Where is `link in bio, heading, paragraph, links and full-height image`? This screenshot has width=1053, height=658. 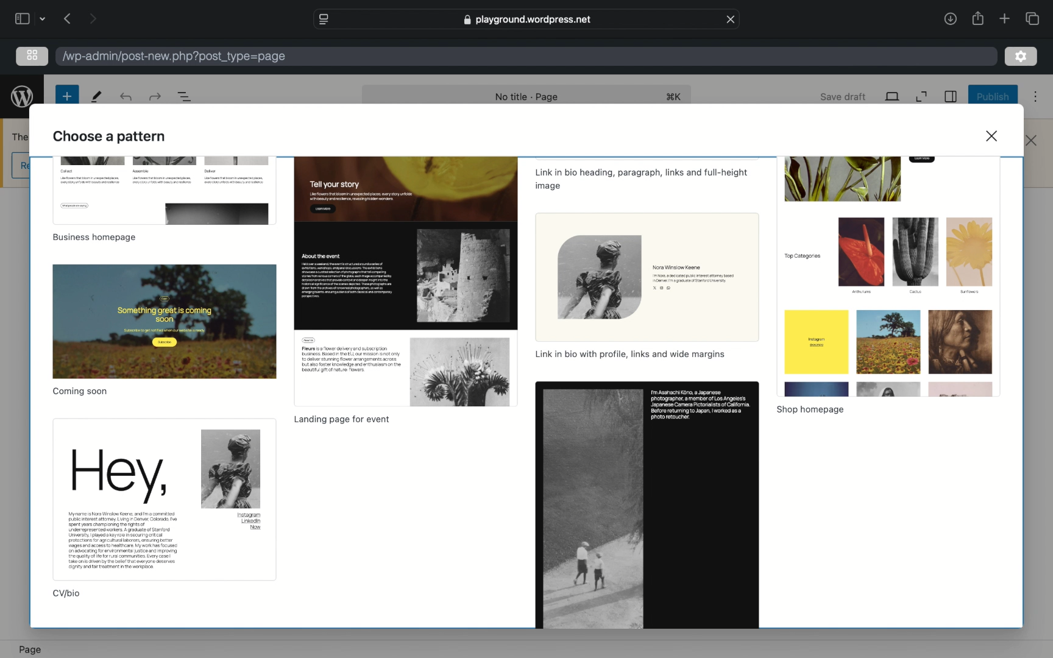
link in bio, heading, paragraph, links and full-height image is located at coordinates (642, 181).